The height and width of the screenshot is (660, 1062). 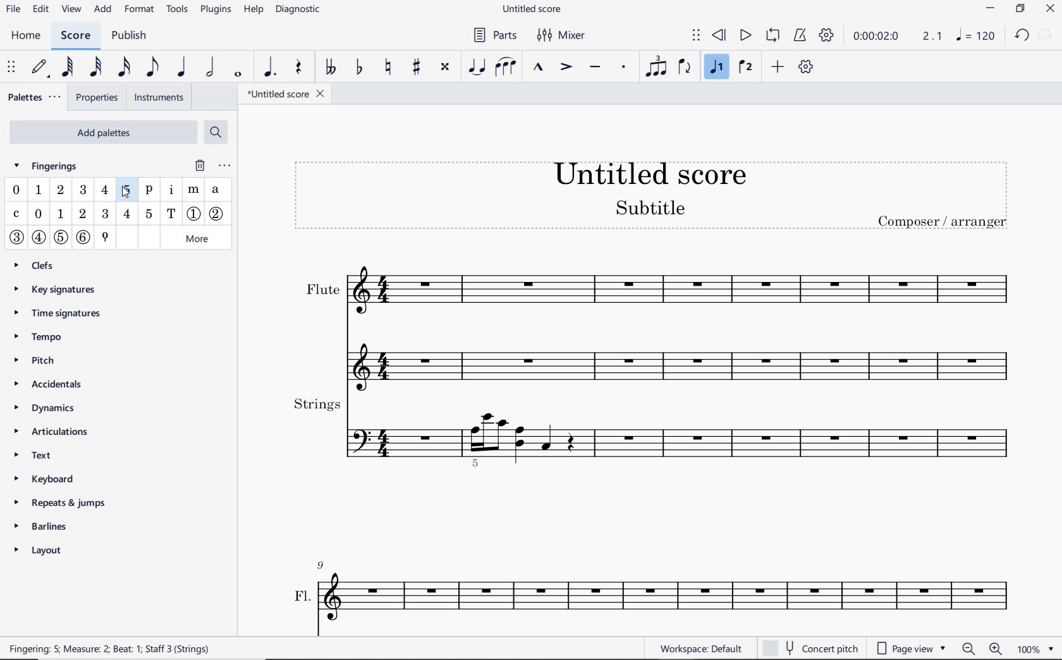 What do you see at coordinates (650, 193) in the screenshot?
I see `title` at bounding box center [650, 193].